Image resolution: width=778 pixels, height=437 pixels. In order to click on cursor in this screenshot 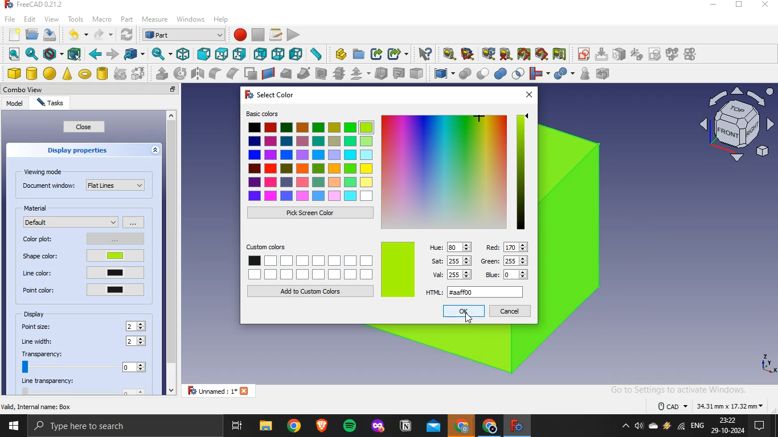, I will do `click(469, 317)`.